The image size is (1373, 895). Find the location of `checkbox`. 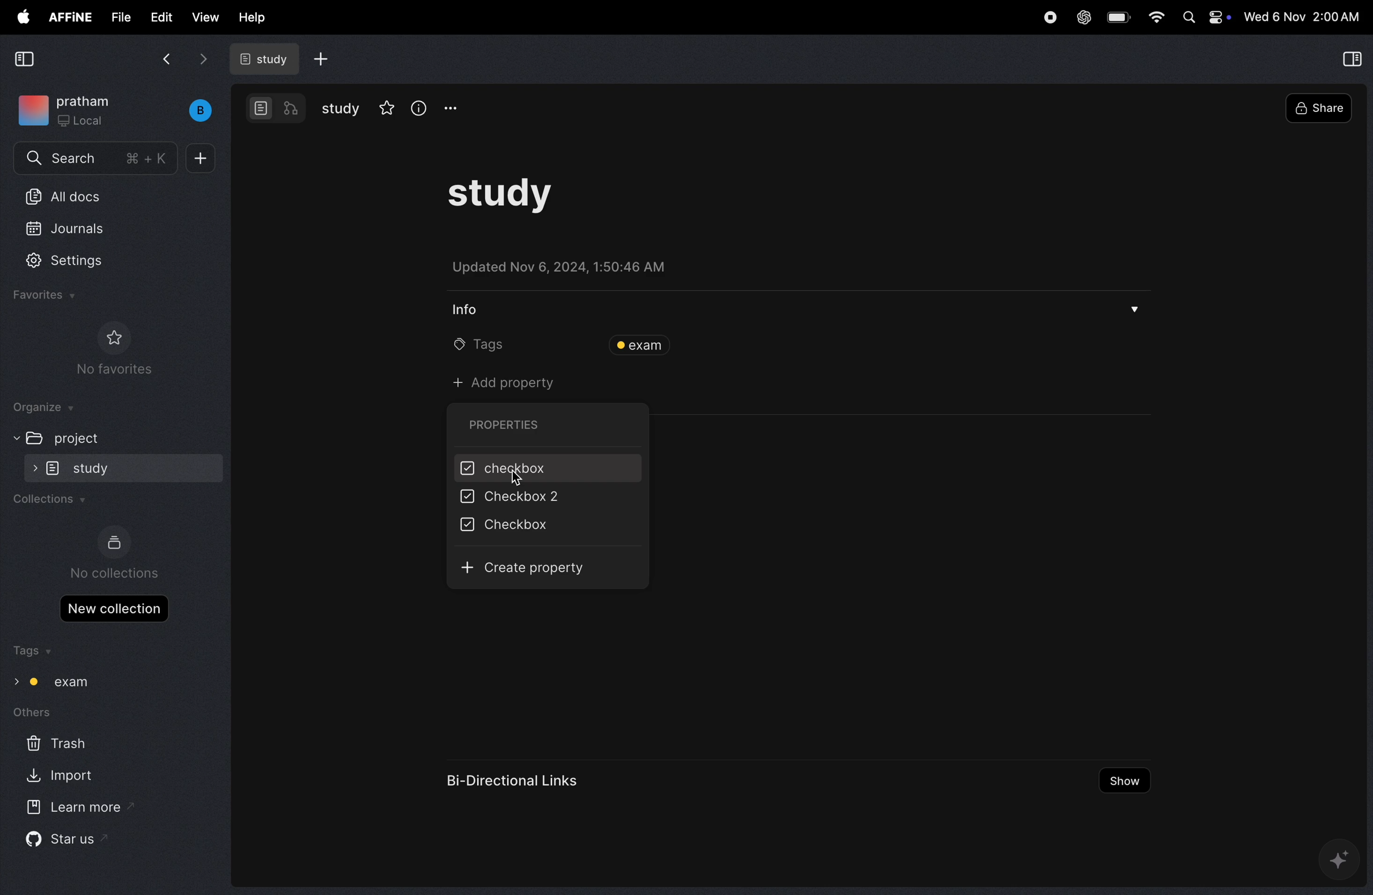

checkbox is located at coordinates (549, 468).